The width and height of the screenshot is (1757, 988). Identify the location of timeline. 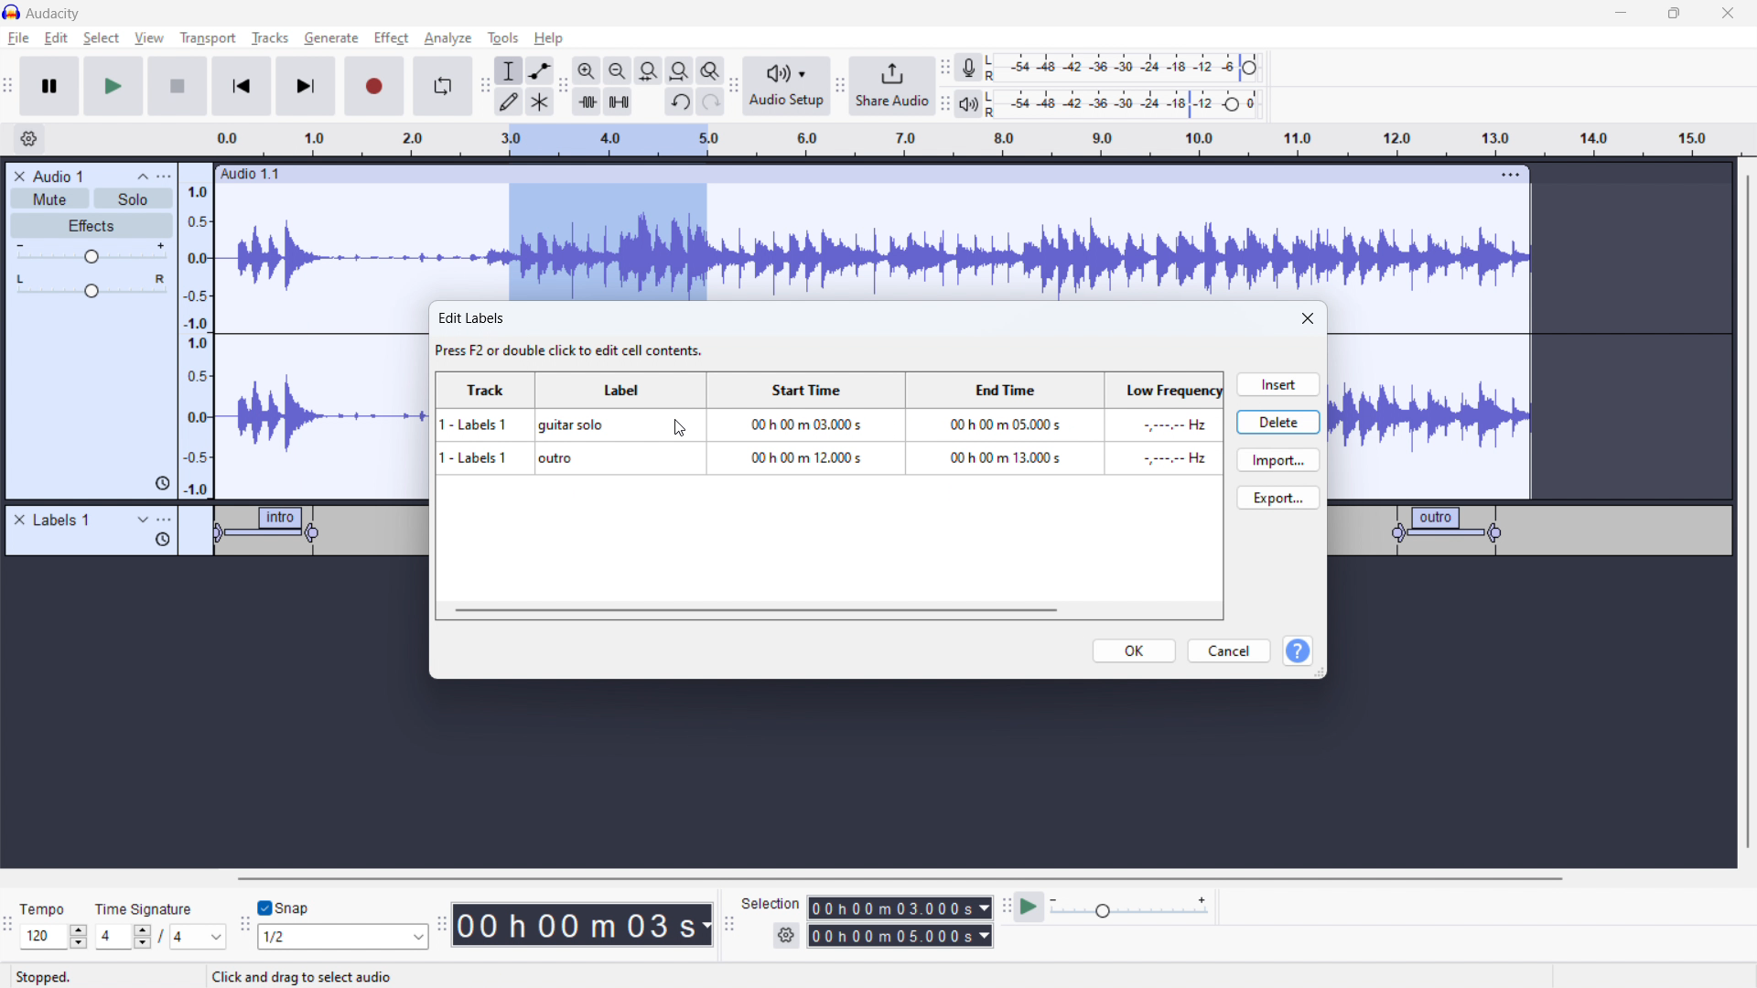
(874, 768).